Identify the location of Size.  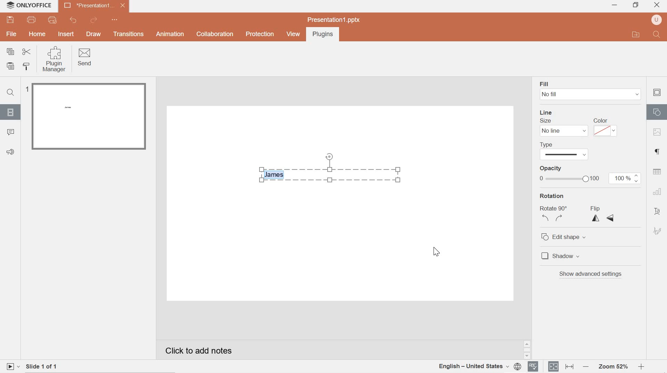
(545, 121).